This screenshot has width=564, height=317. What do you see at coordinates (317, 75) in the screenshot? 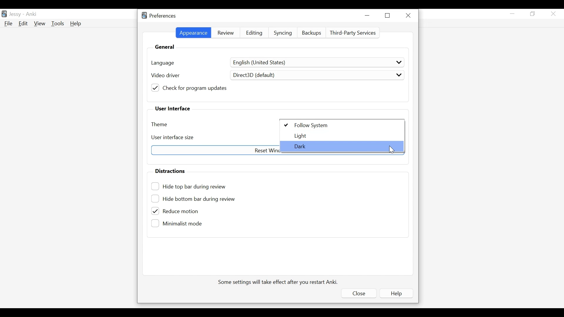
I see `Direct3D (default)` at bounding box center [317, 75].